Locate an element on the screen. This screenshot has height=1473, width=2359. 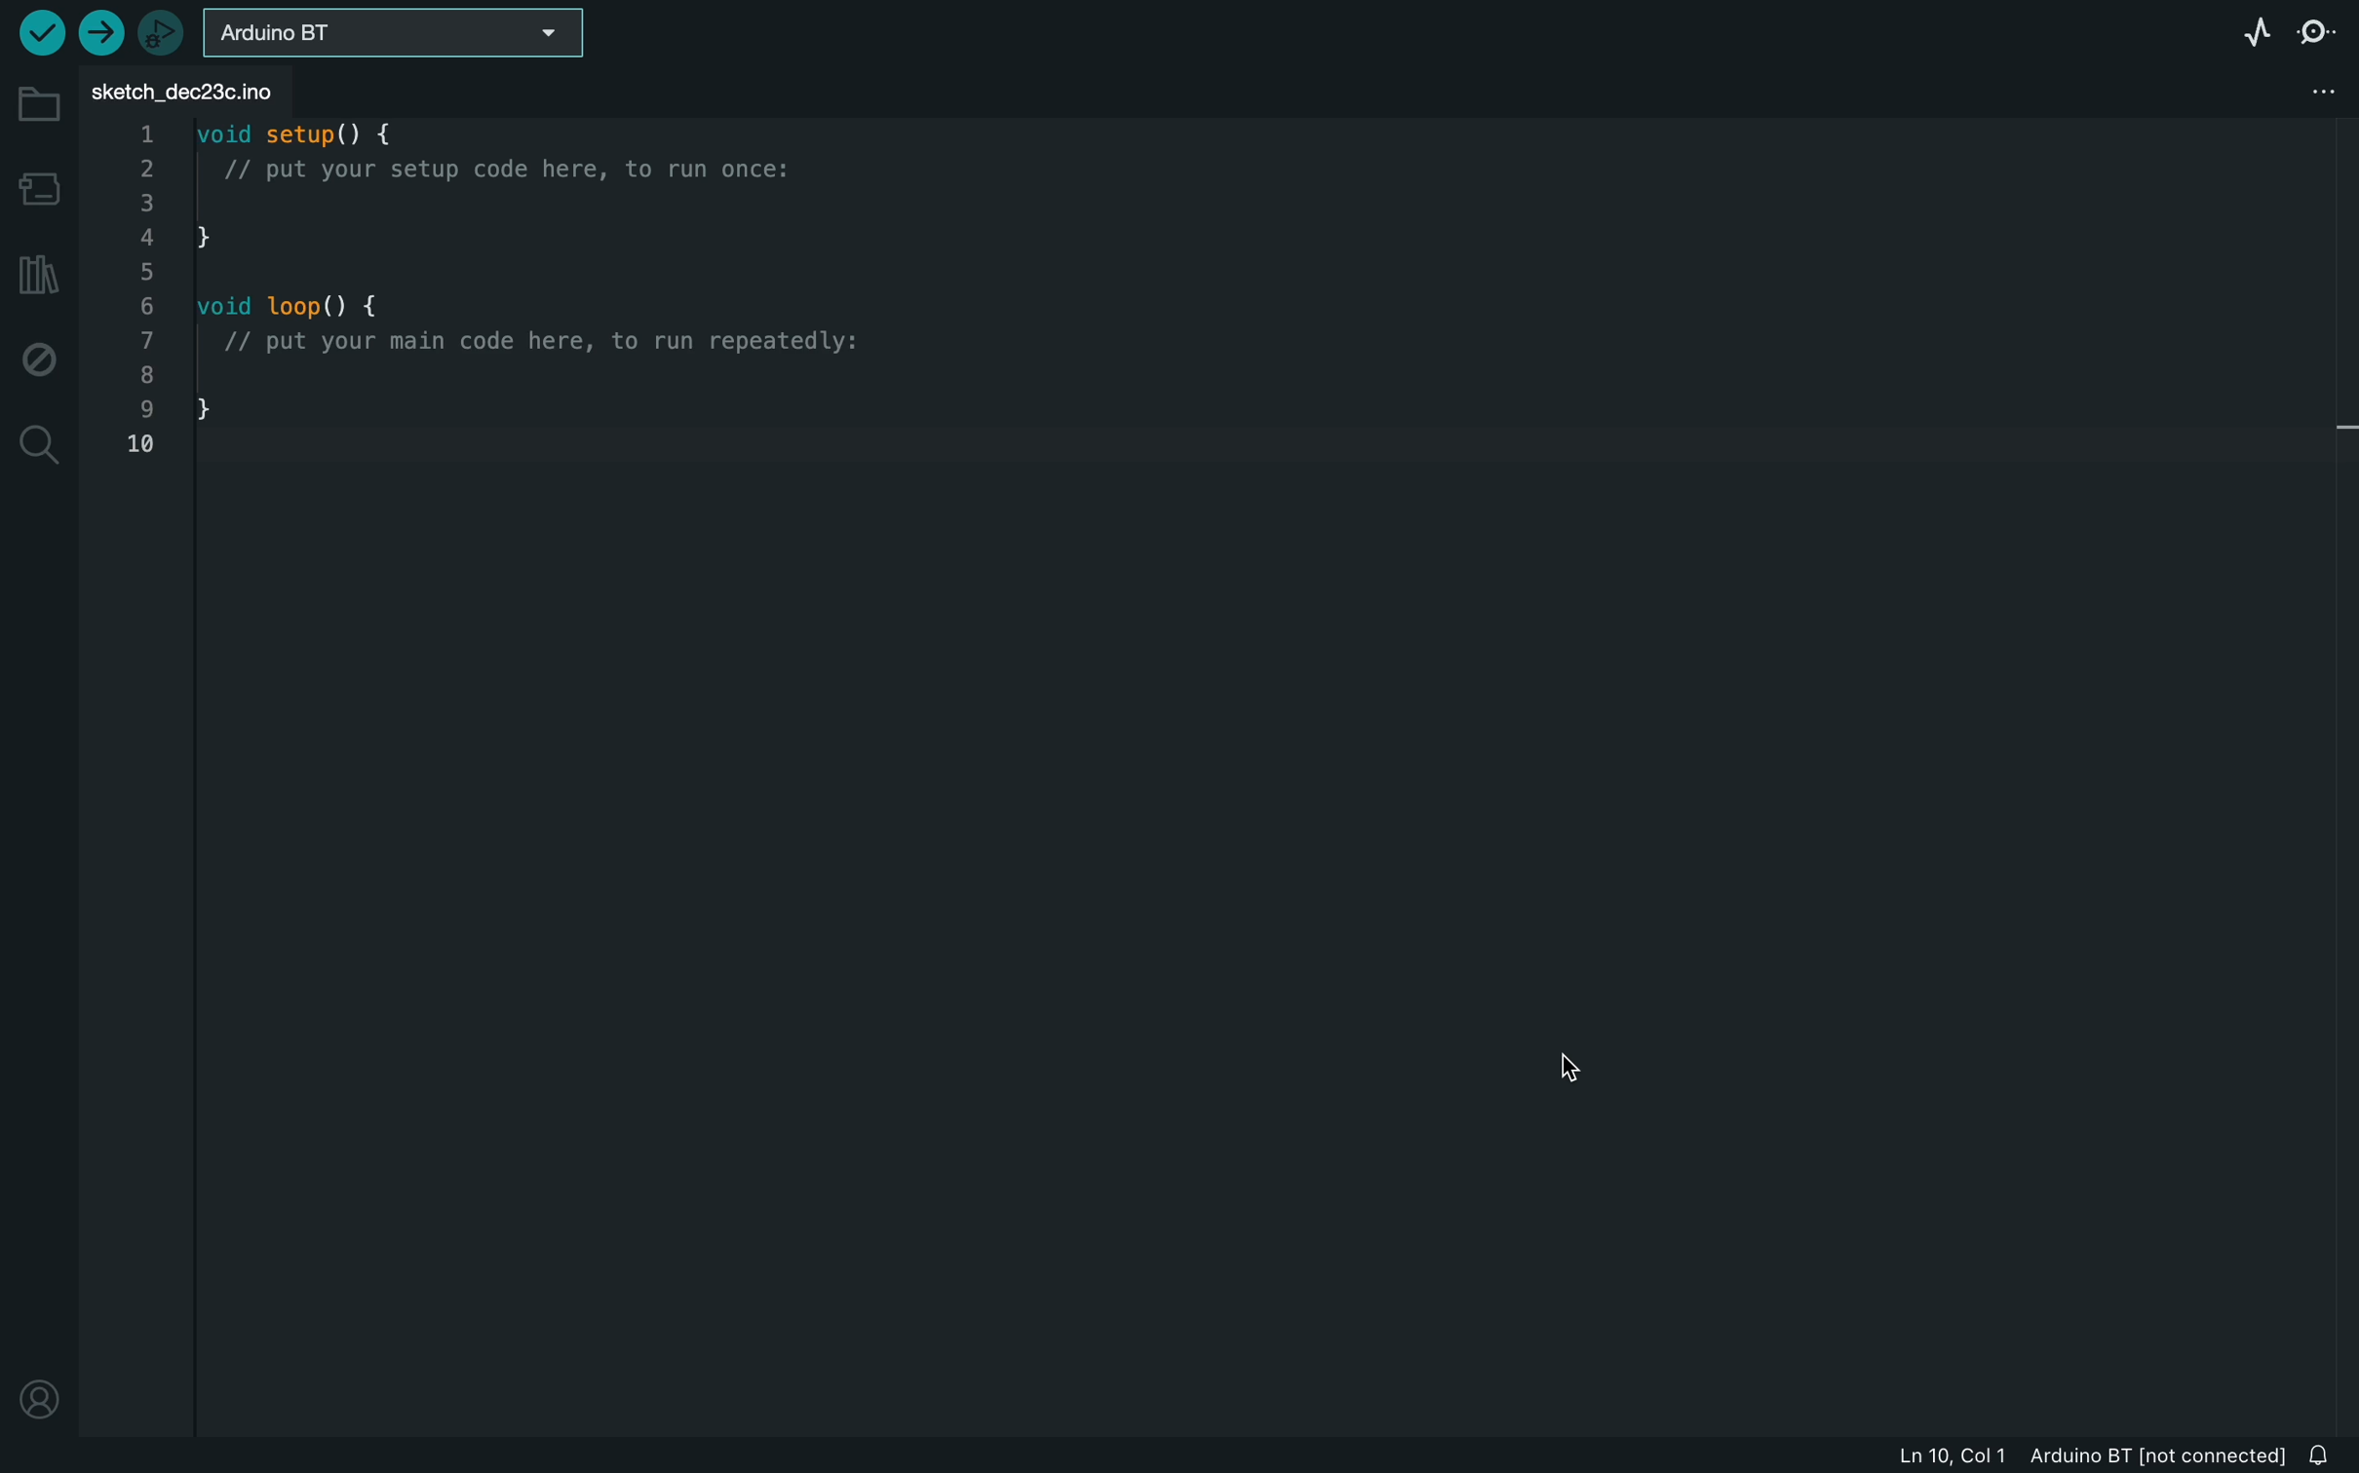
cursor is located at coordinates (1570, 1068).